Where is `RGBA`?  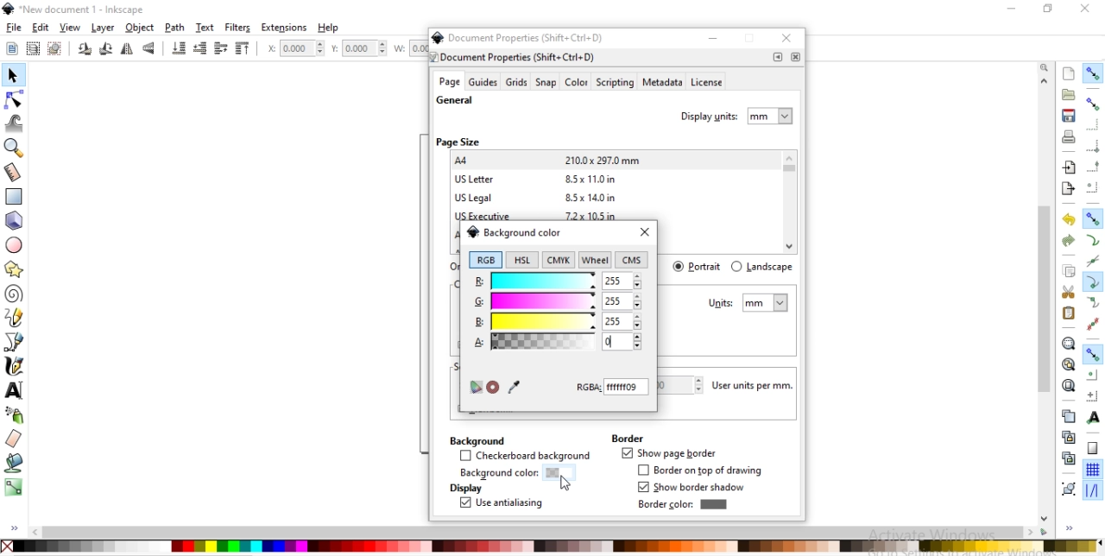 RGBA is located at coordinates (613, 387).